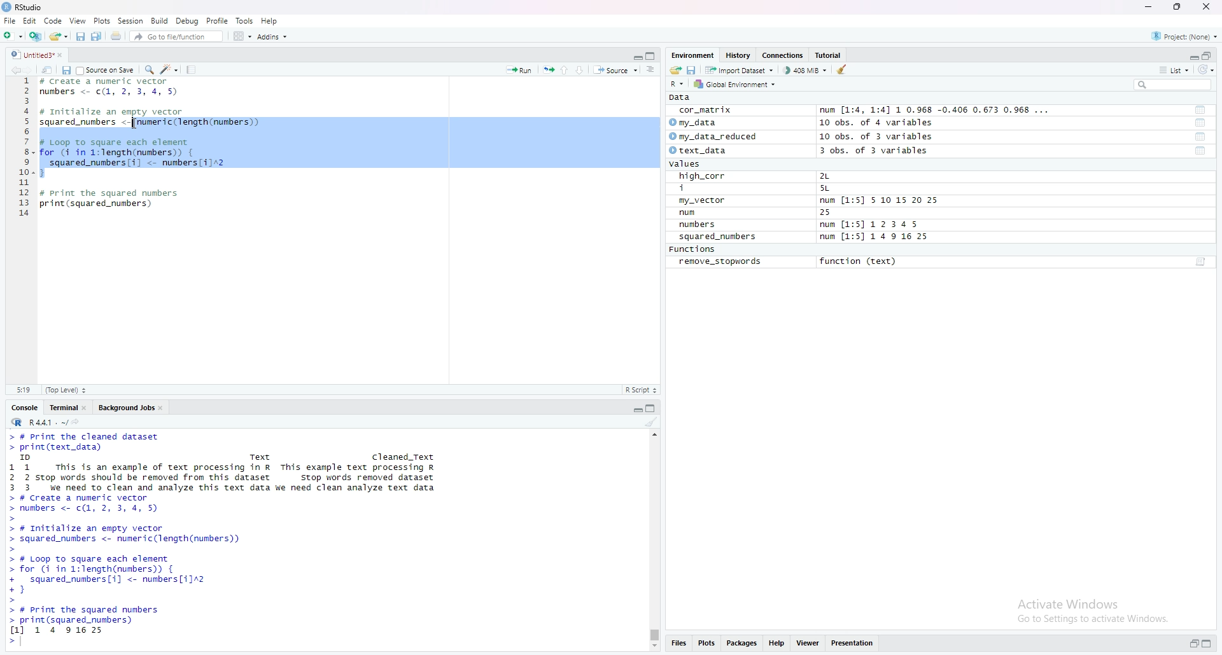 The width and height of the screenshot is (1222, 655). I want to click on minimize, so click(1192, 55).